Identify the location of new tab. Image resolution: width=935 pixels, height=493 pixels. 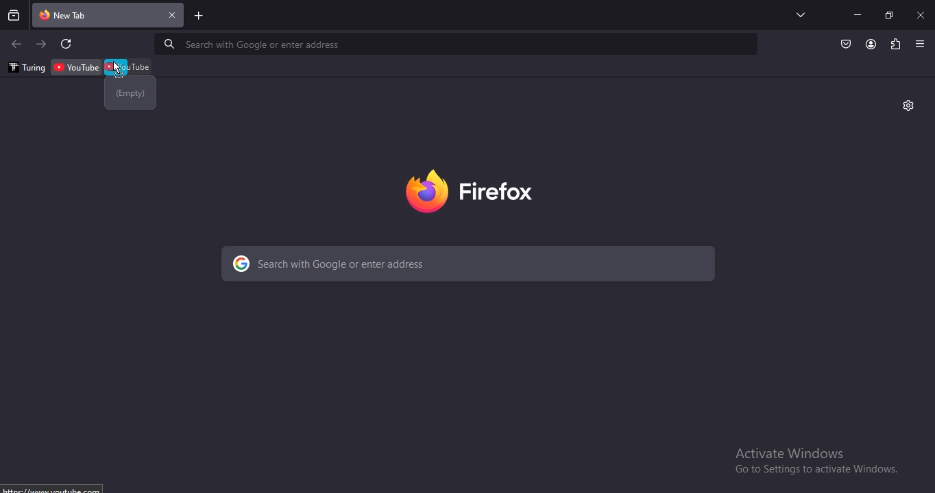
(199, 17).